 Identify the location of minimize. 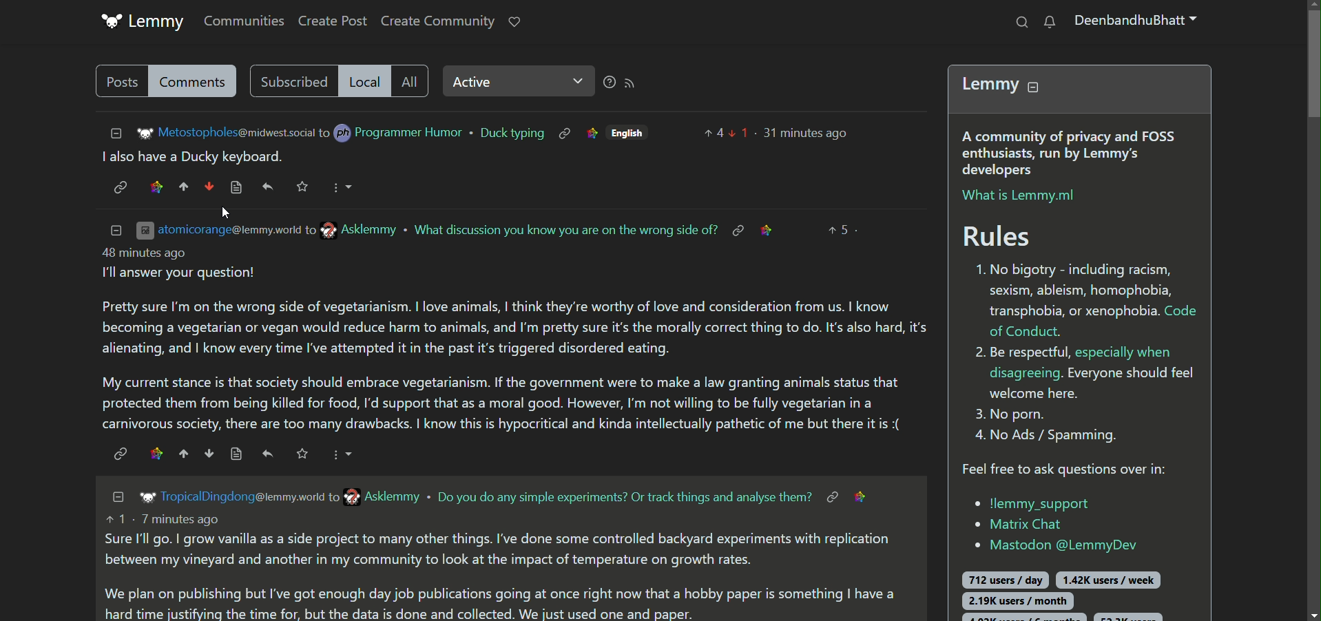
(116, 496).